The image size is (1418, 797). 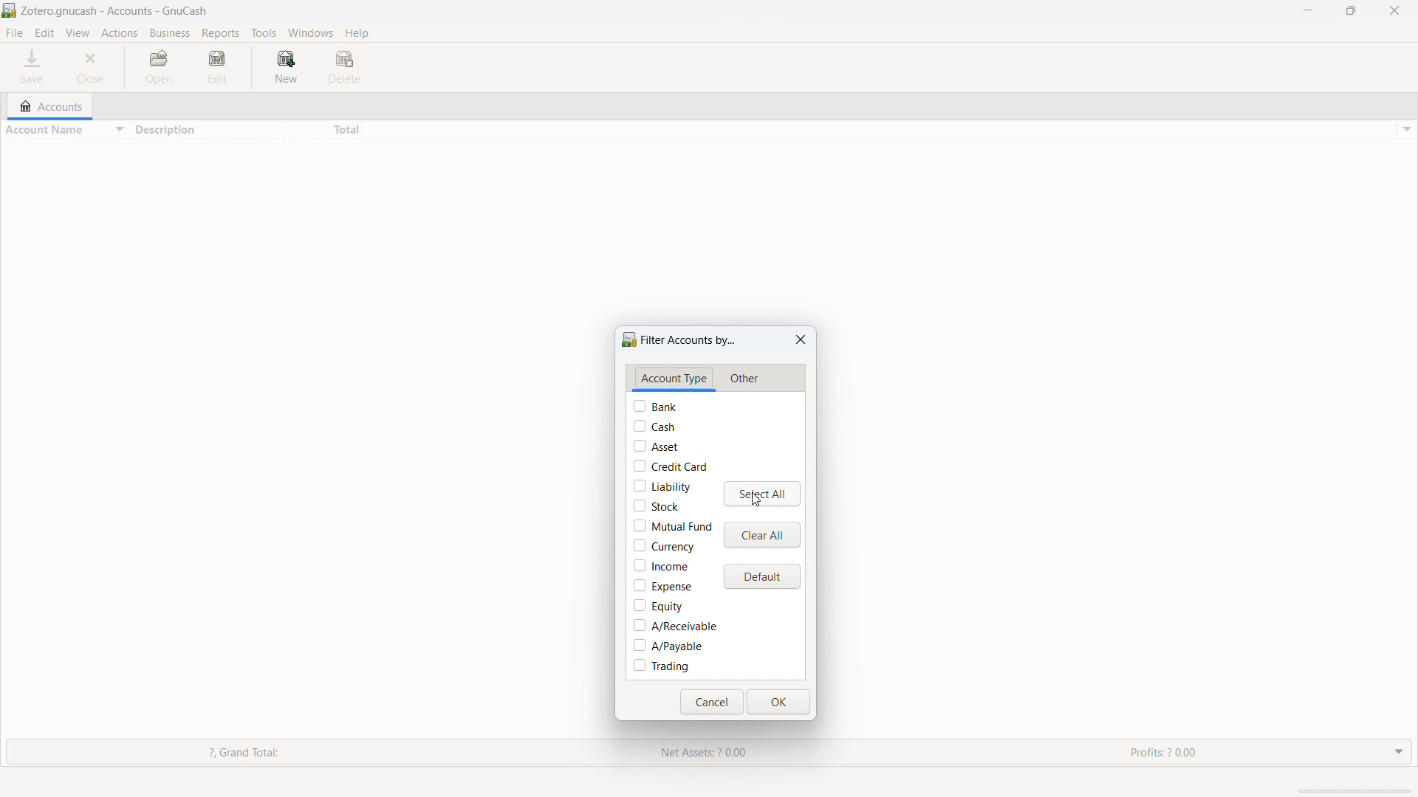 I want to click on select all, so click(x=761, y=494).